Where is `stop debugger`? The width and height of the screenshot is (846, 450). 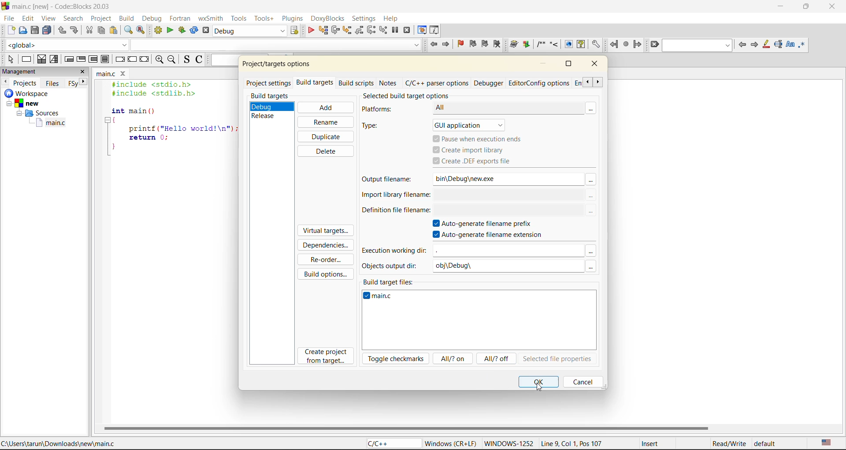 stop debugger is located at coordinates (407, 30).